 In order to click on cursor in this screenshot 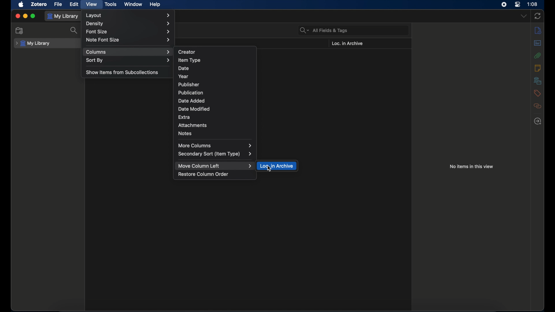, I will do `click(269, 169)`.